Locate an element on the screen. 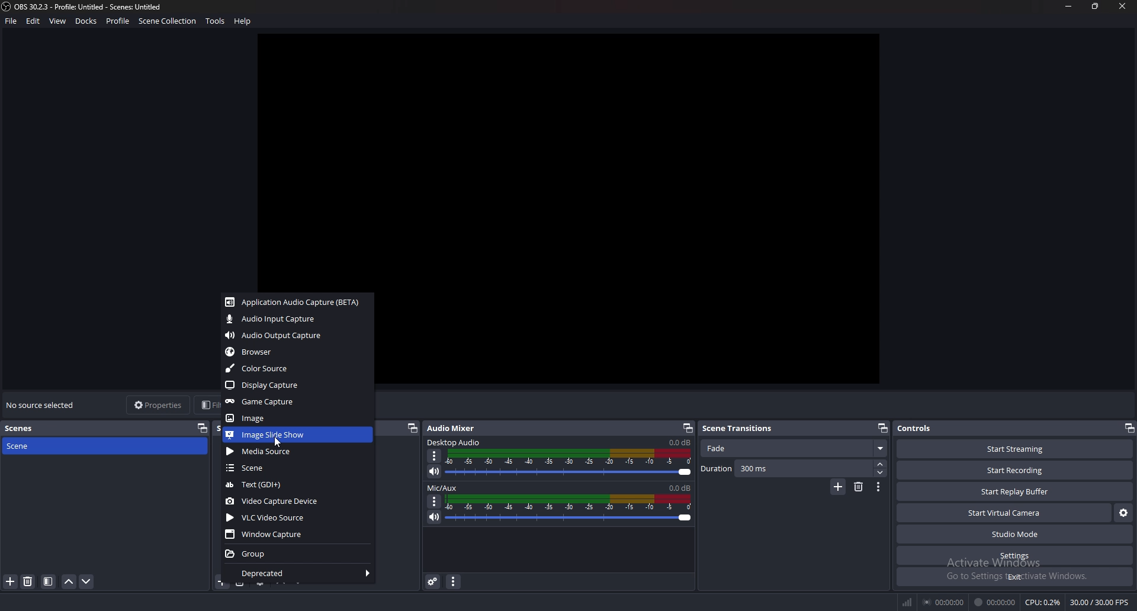 The height and width of the screenshot is (611, 1137). properties is located at coordinates (159, 406).